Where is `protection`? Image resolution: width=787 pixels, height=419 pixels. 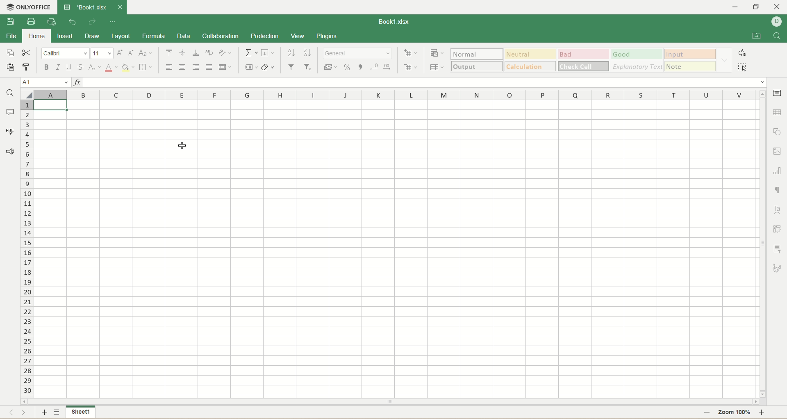 protection is located at coordinates (266, 36).